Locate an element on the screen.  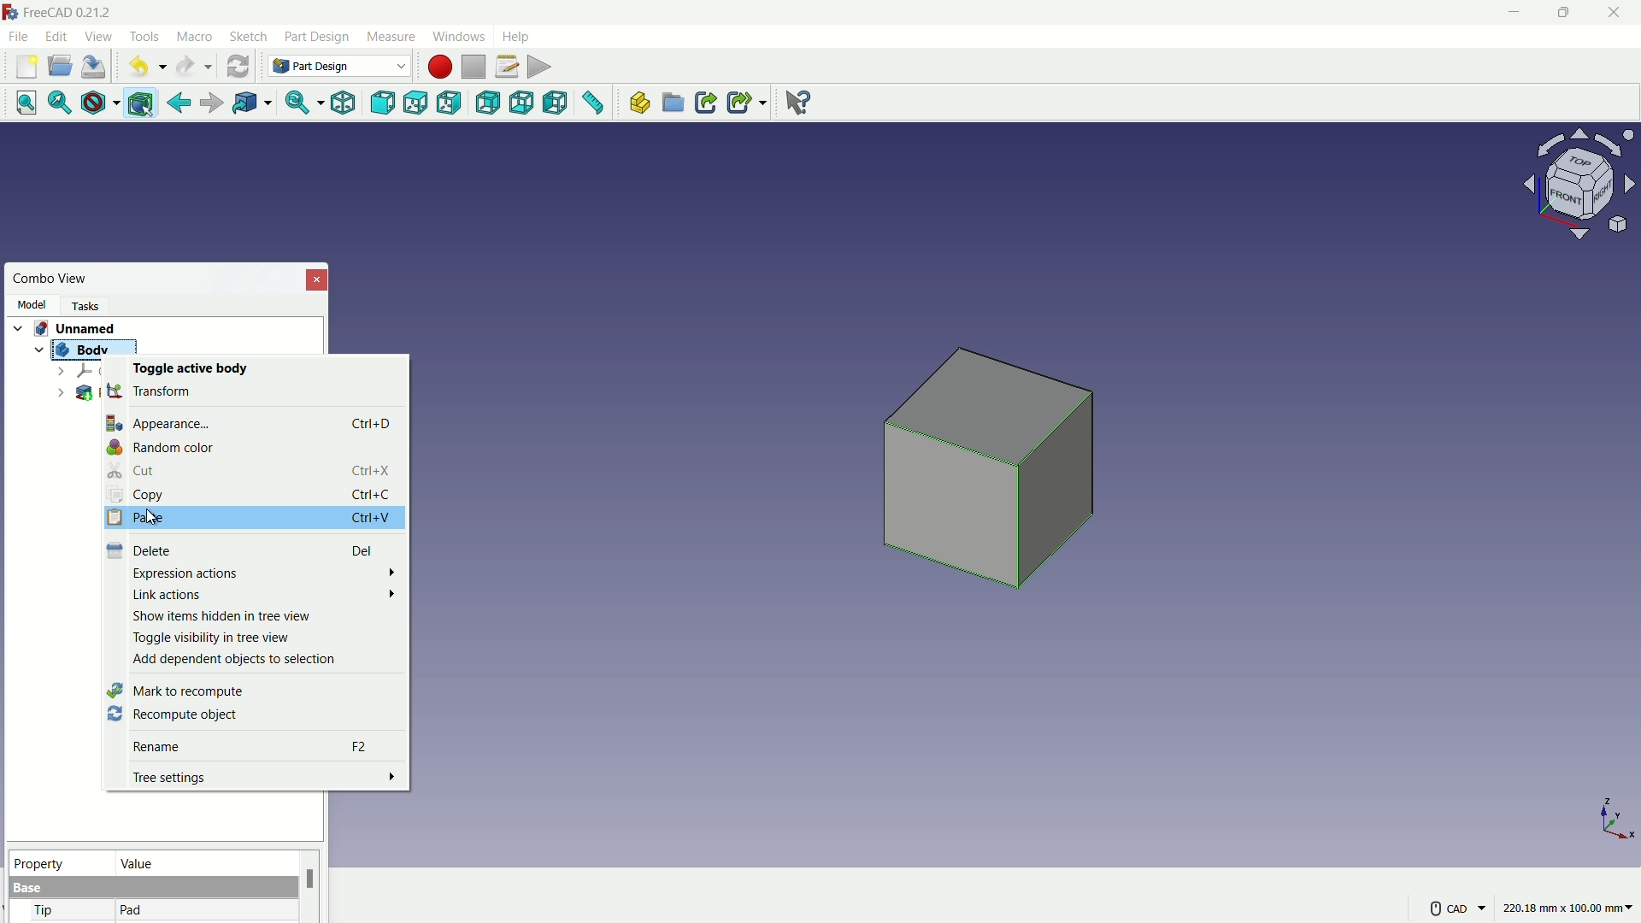
redo is located at coordinates (194, 67).